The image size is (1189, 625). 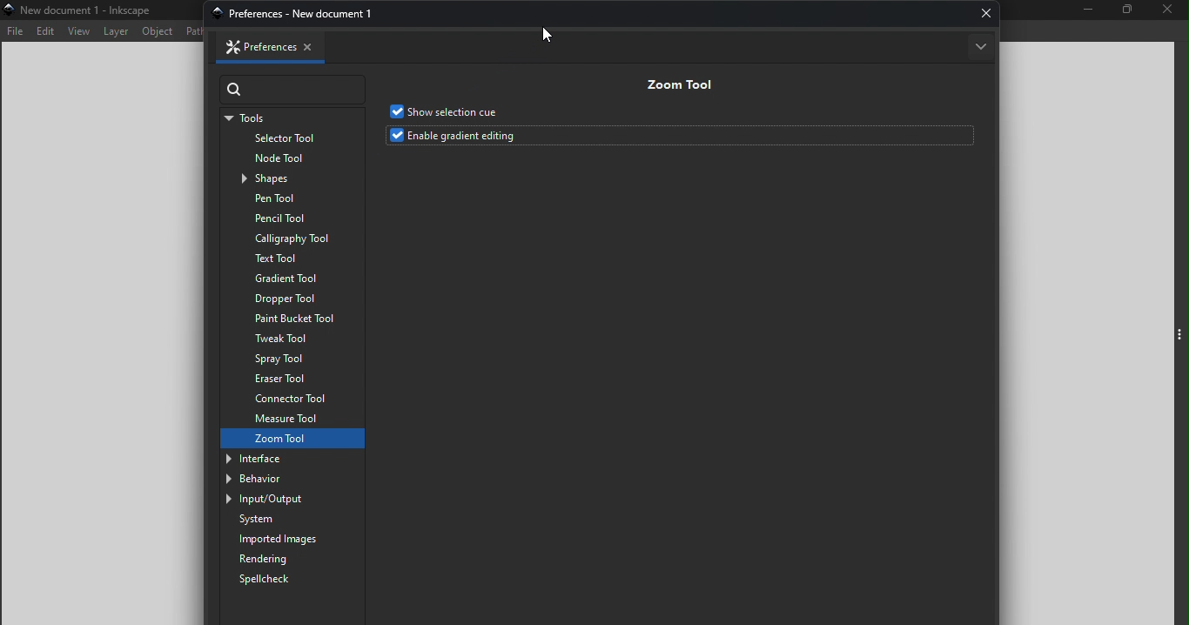 What do you see at coordinates (988, 17) in the screenshot?
I see `Close` at bounding box center [988, 17].